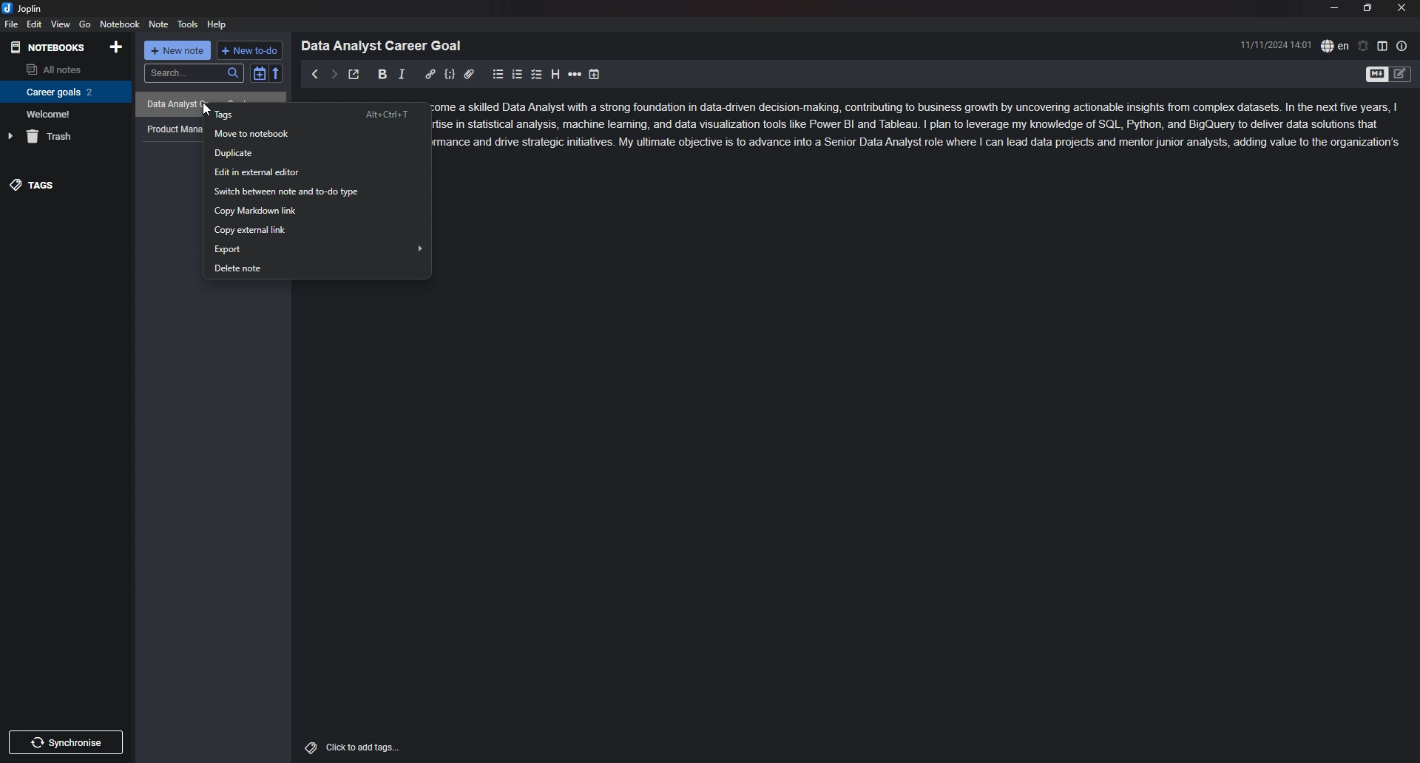  I want to click on toggle editor layout, so click(1382, 45).